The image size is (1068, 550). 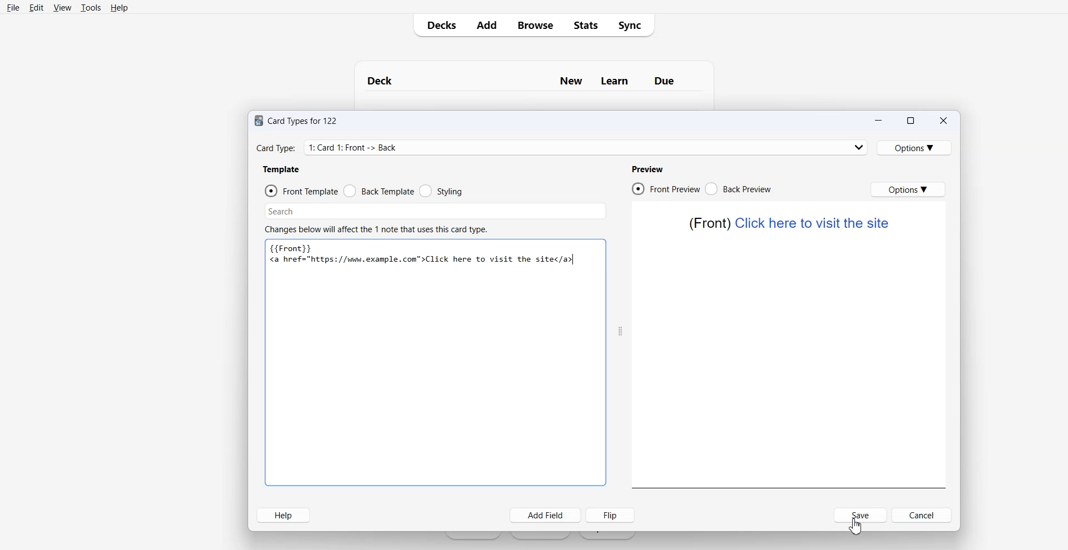 What do you see at coordinates (439, 26) in the screenshot?
I see `Decks` at bounding box center [439, 26].